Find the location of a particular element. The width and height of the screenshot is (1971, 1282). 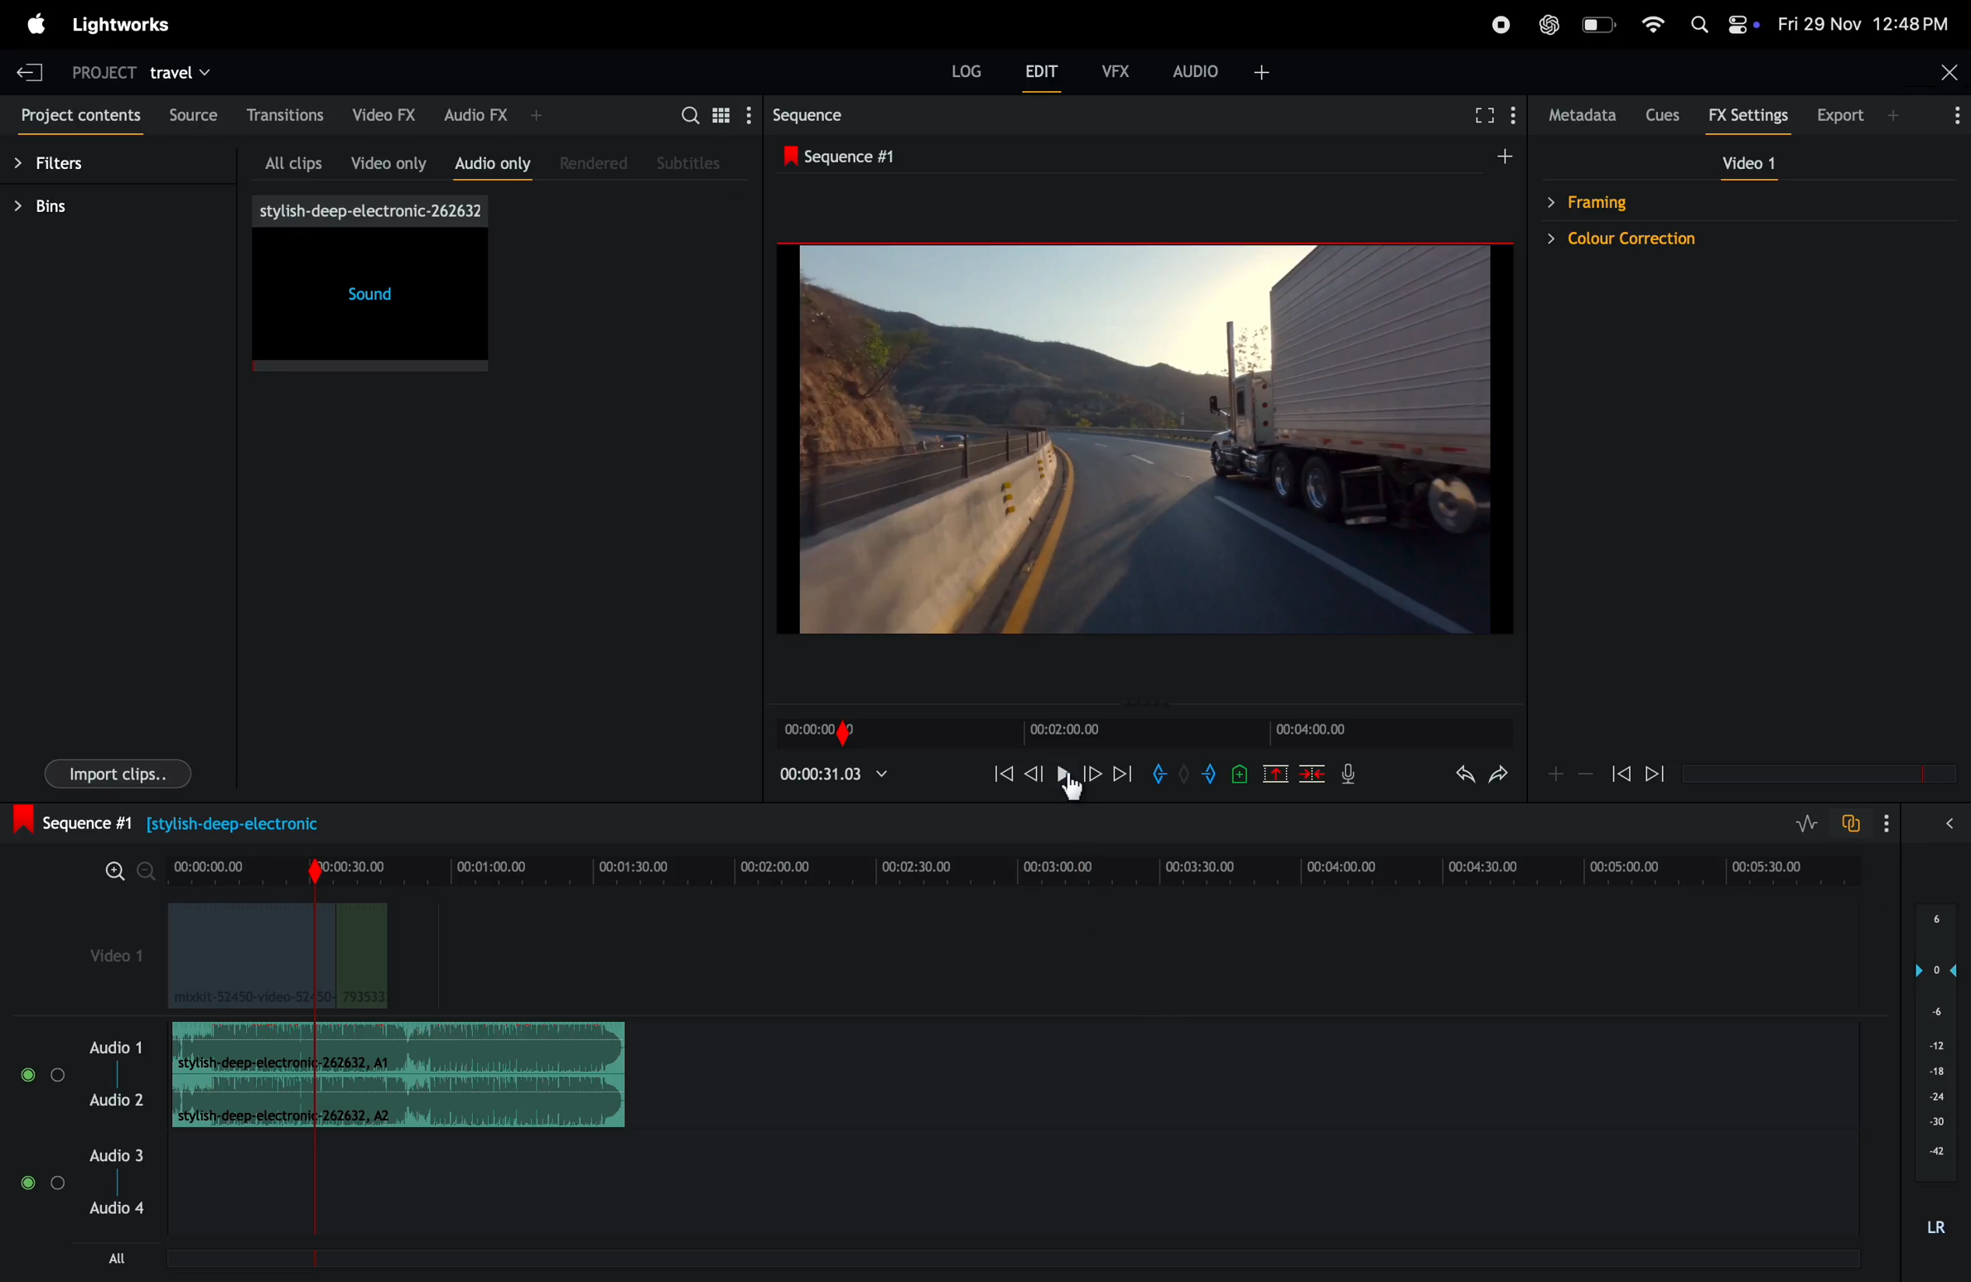

sequence #1 is located at coordinates (851, 157).